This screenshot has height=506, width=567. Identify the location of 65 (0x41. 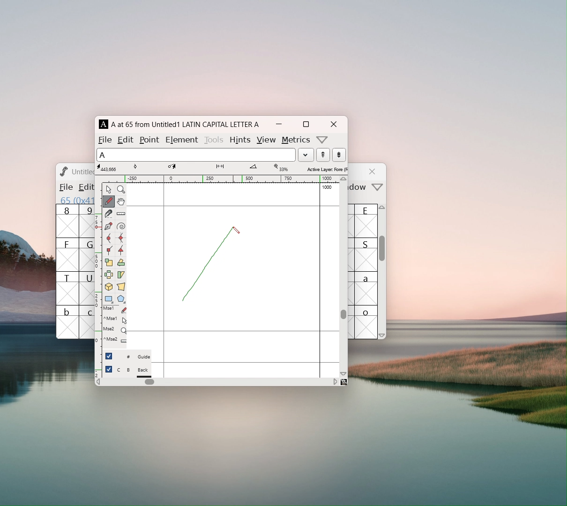
(75, 200).